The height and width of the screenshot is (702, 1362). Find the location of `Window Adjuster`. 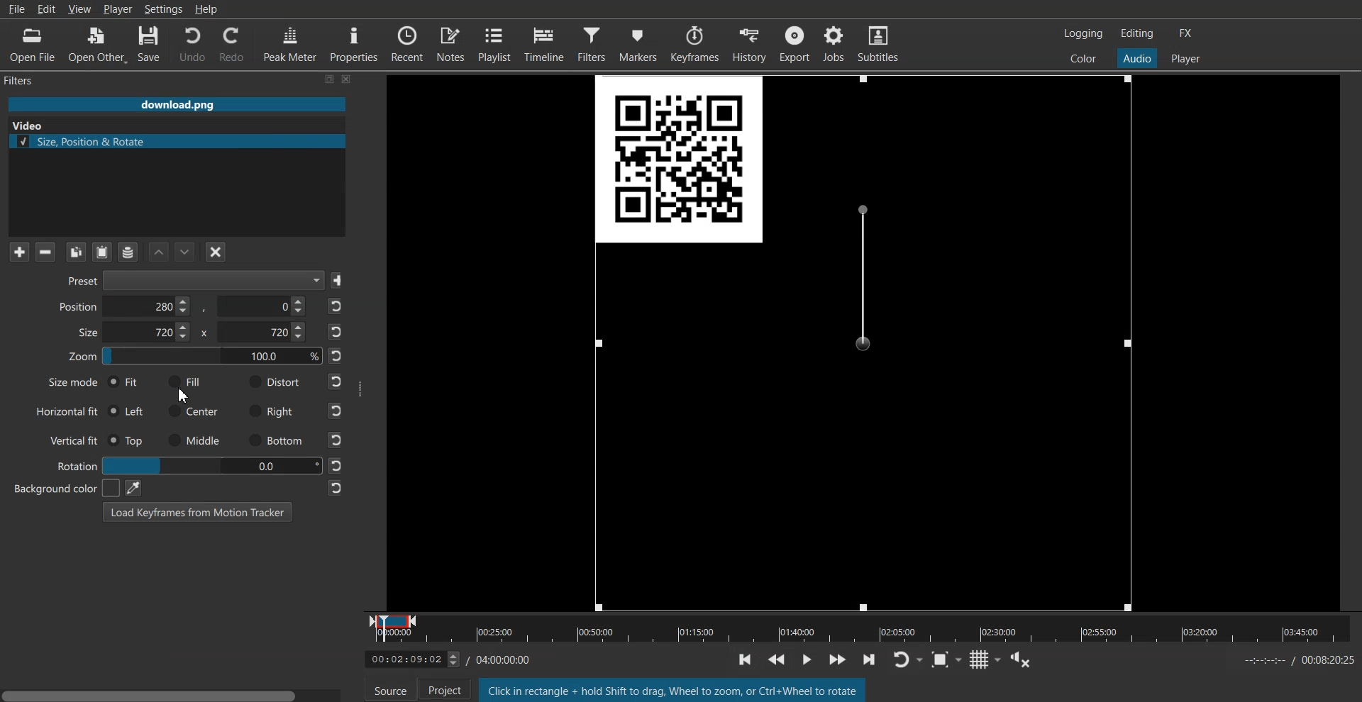

Window Adjuster is located at coordinates (360, 388).